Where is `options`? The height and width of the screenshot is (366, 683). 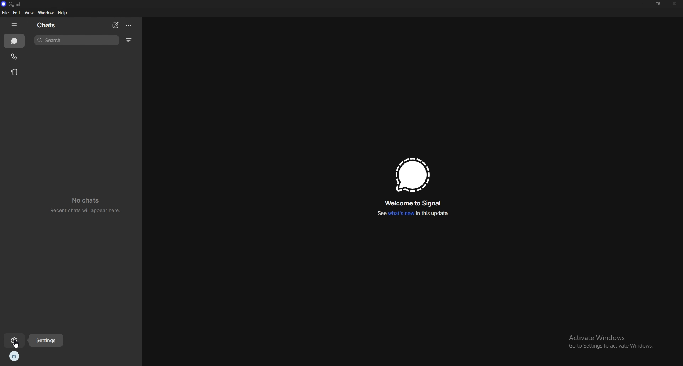 options is located at coordinates (129, 25).